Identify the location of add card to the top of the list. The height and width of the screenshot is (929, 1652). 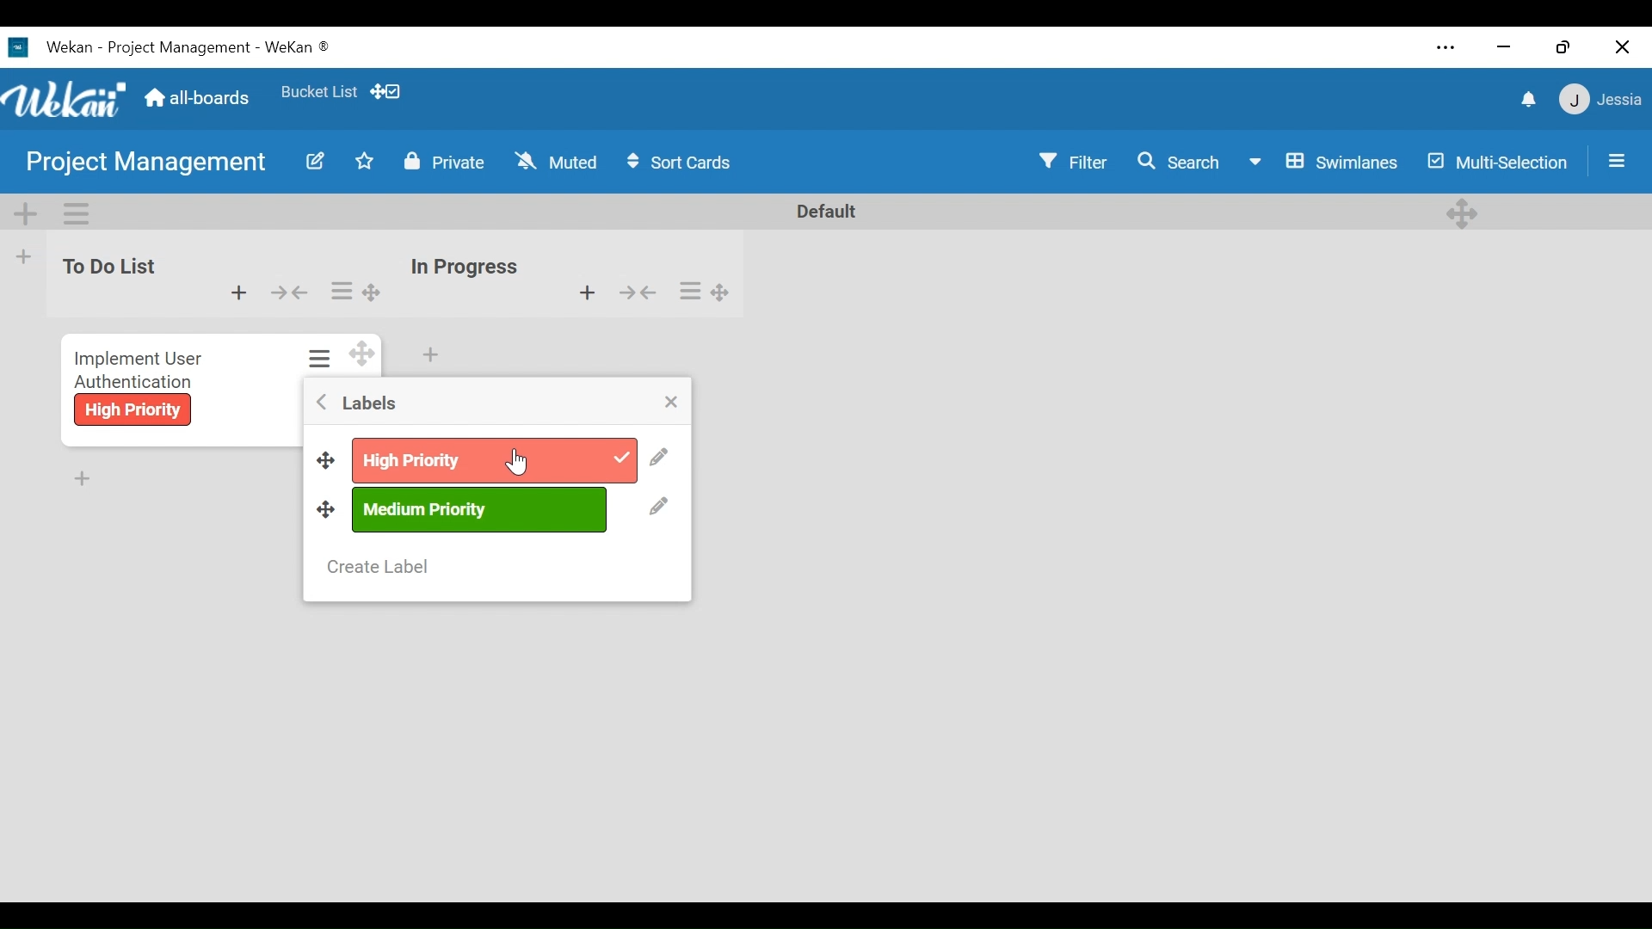
(237, 293).